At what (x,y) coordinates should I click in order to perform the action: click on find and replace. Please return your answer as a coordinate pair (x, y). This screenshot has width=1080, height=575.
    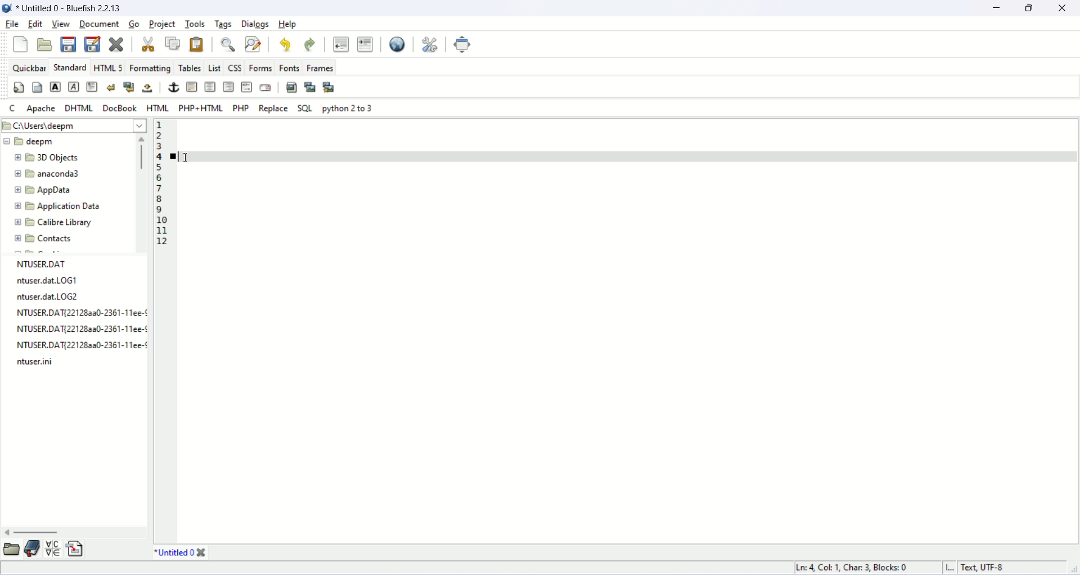
    Looking at the image, I should click on (254, 44).